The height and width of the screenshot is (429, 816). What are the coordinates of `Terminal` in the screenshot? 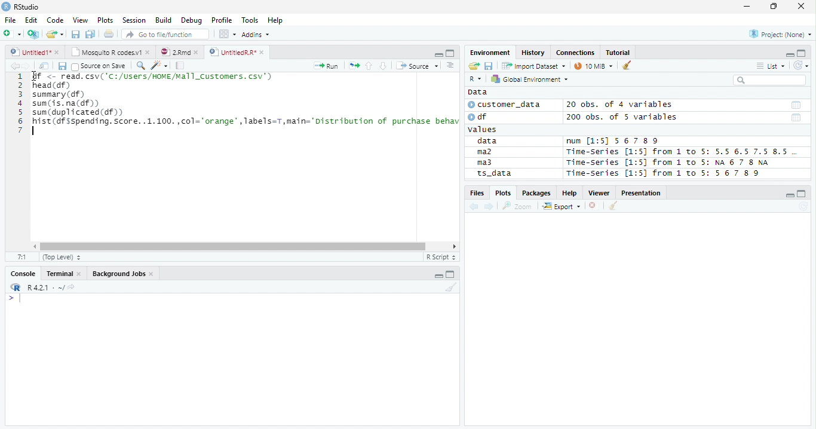 It's located at (63, 275).